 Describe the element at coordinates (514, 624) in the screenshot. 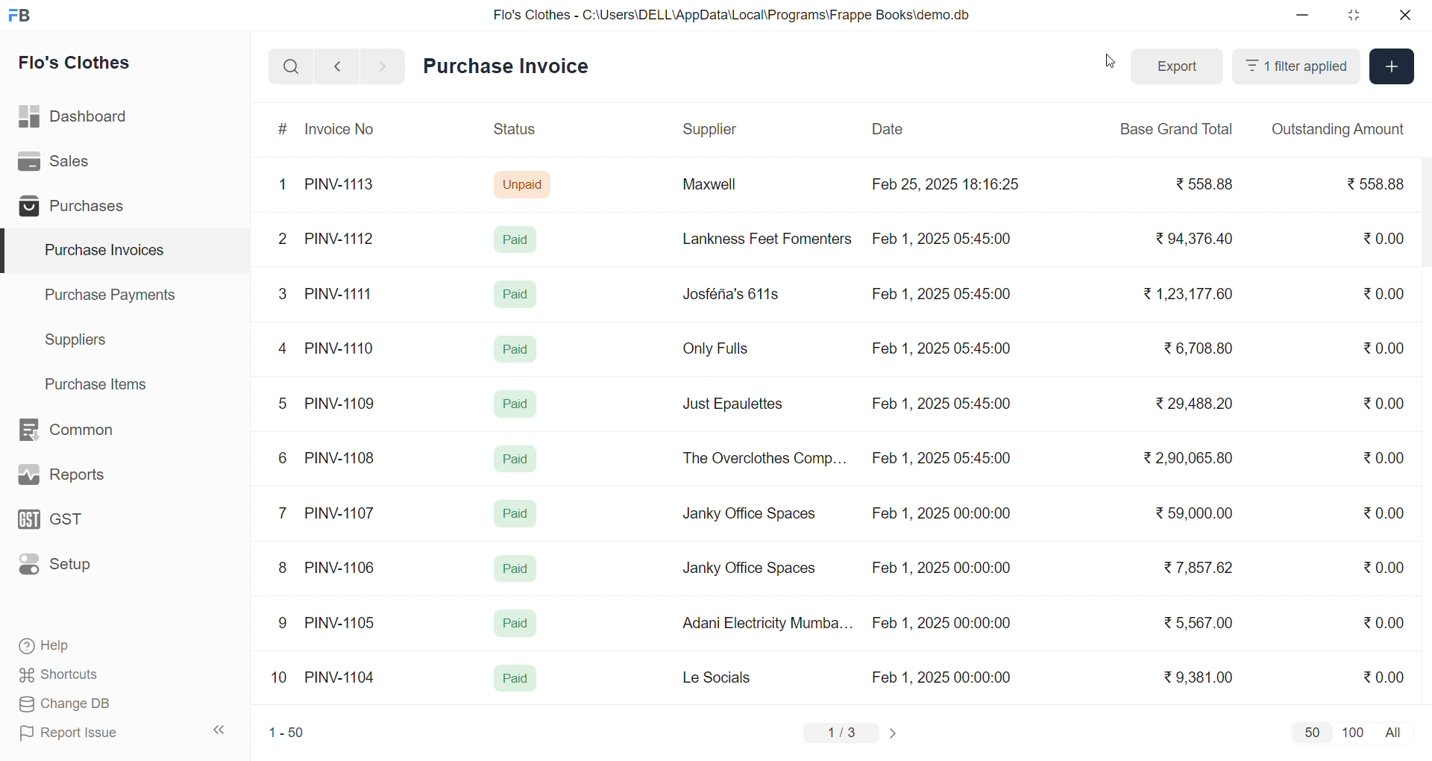

I see `Paid` at that location.